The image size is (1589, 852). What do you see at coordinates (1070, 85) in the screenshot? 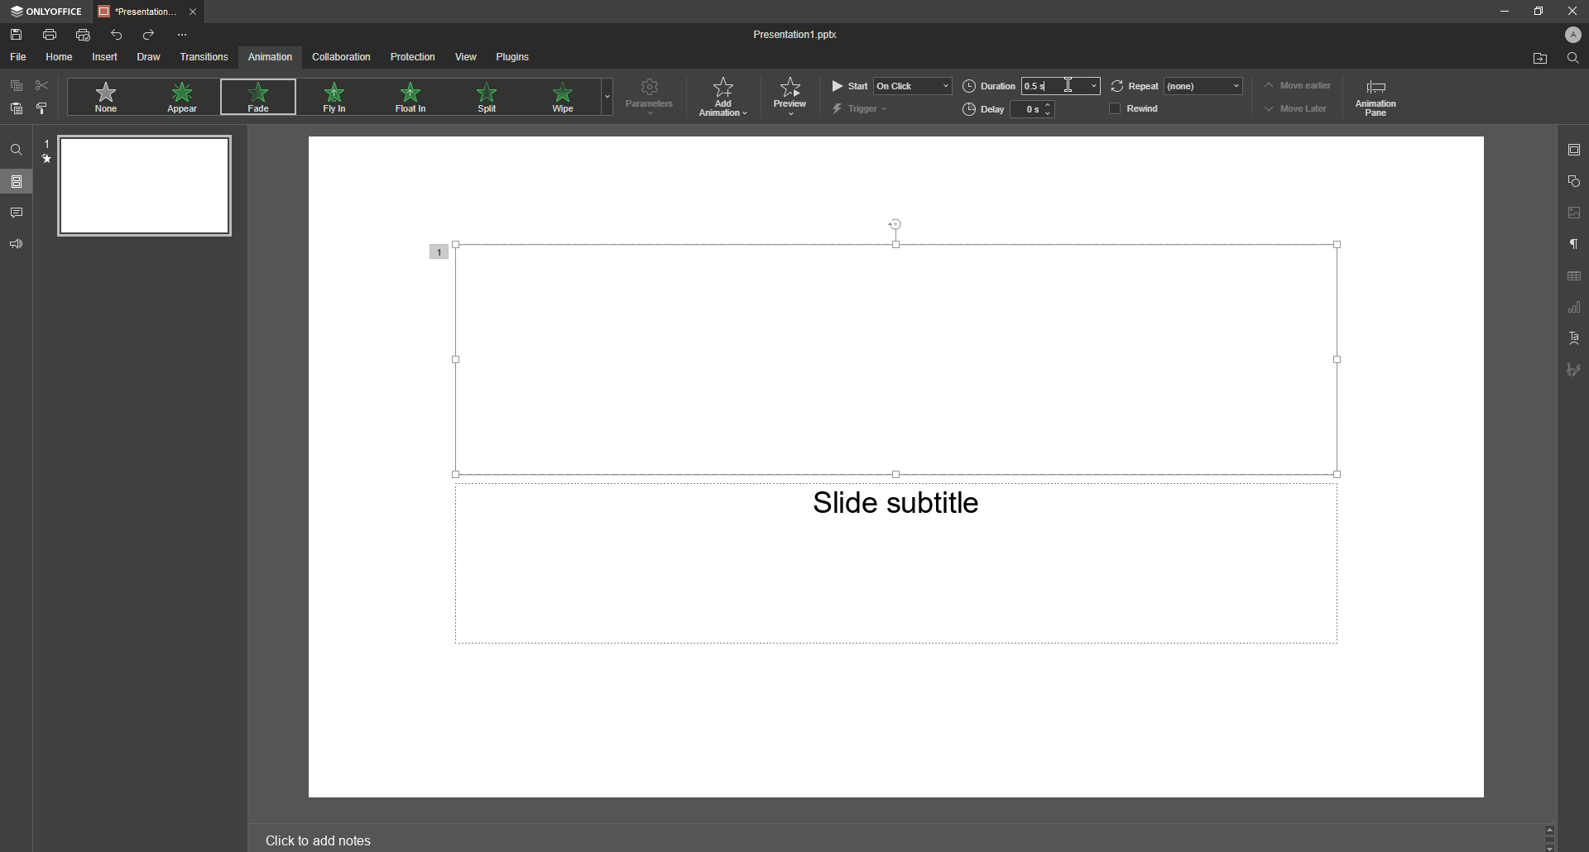
I see `Cursor` at bounding box center [1070, 85].